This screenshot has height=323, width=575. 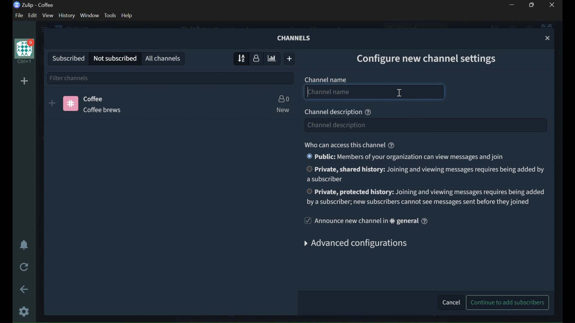 What do you see at coordinates (326, 79) in the screenshot?
I see `CHANNEL NAME` at bounding box center [326, 79].